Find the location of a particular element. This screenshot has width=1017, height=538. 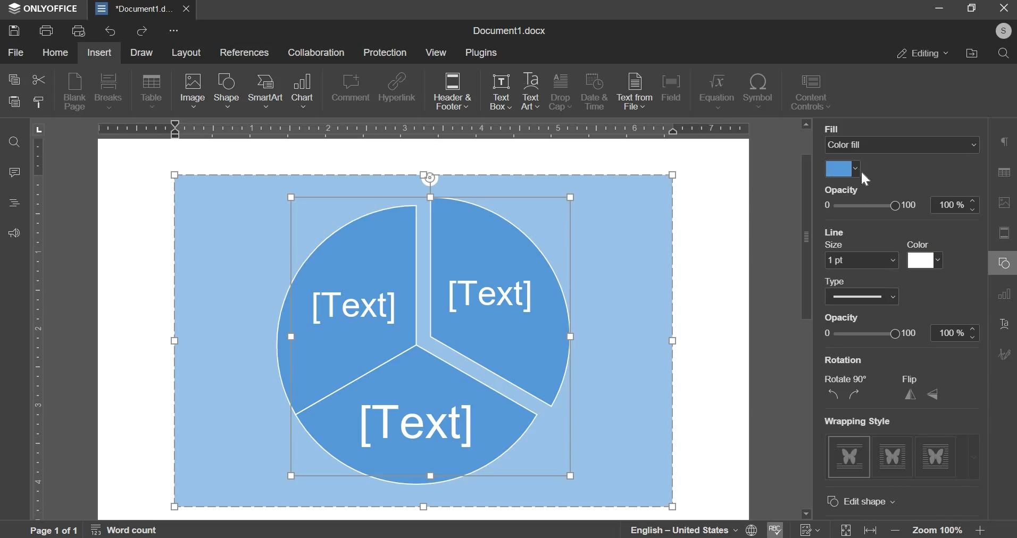

comment is located at coordinates (349, 87).